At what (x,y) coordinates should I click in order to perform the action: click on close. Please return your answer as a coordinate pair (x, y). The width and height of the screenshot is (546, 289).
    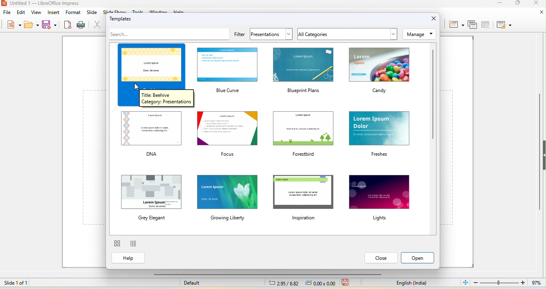
    Looking at the image, I should click on (381, 258).